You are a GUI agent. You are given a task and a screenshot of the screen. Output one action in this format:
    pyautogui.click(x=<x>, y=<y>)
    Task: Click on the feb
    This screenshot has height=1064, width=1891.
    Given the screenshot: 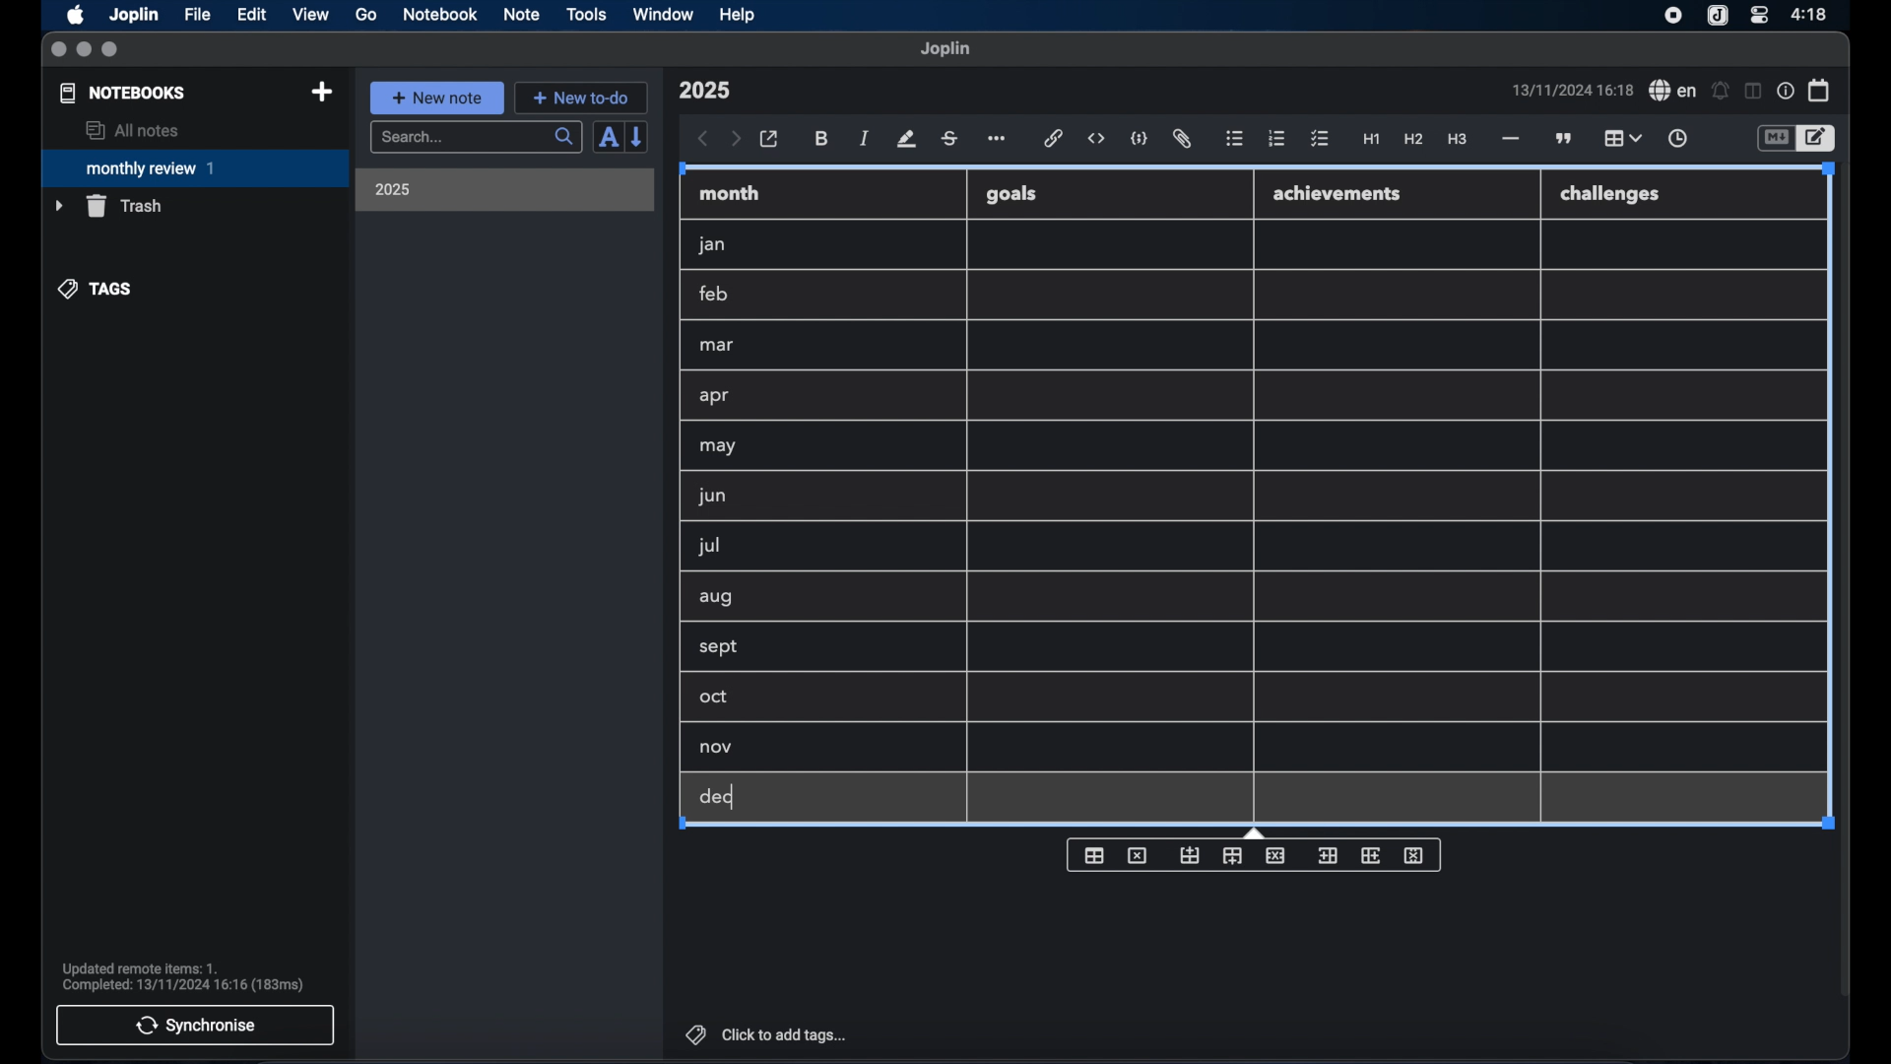 What is the action you would take?
    pyautogui.click(x=715, y=294)
    